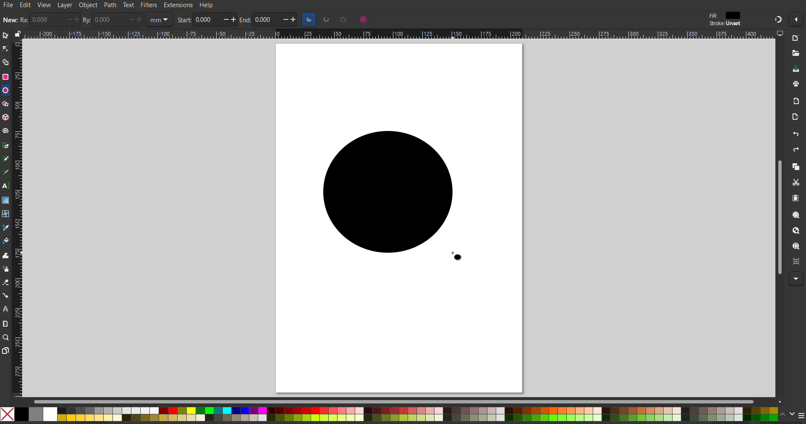 The height and width of the screenshot is (424, 806). Describe the element at coordinates (399, 34) in the screenshot. I see `Horizontal Ruler` at that location.